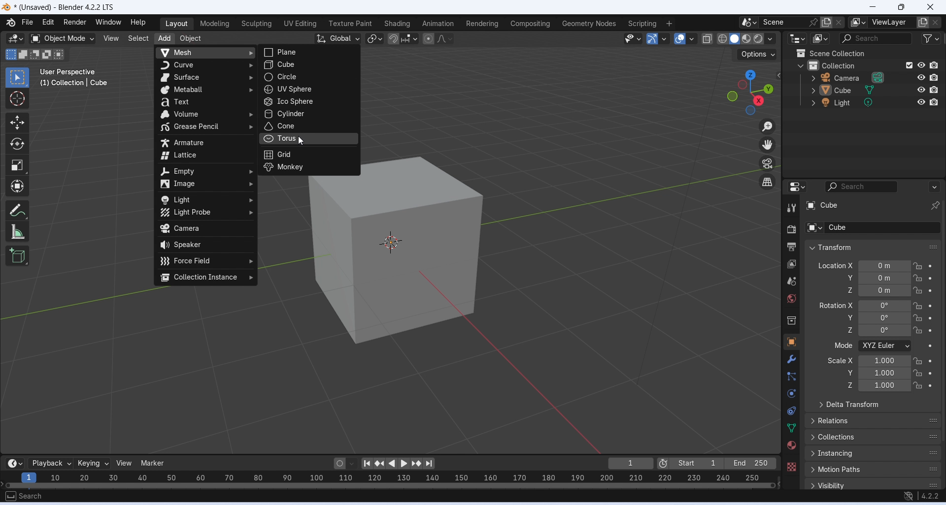  What do you see at coordinates (6, 8) in the screenshot?
I see `logo` at bounding box center [6, 8].